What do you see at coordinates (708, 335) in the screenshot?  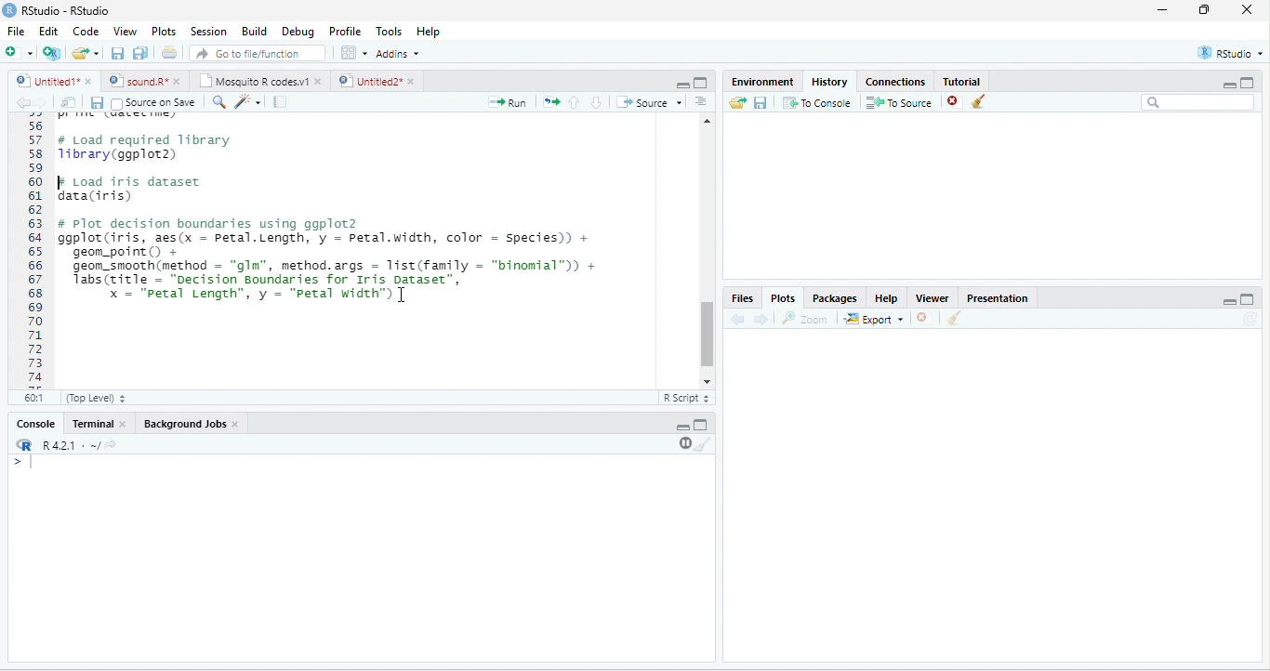 I see `scroll bar` at bounding box center [708, 335].